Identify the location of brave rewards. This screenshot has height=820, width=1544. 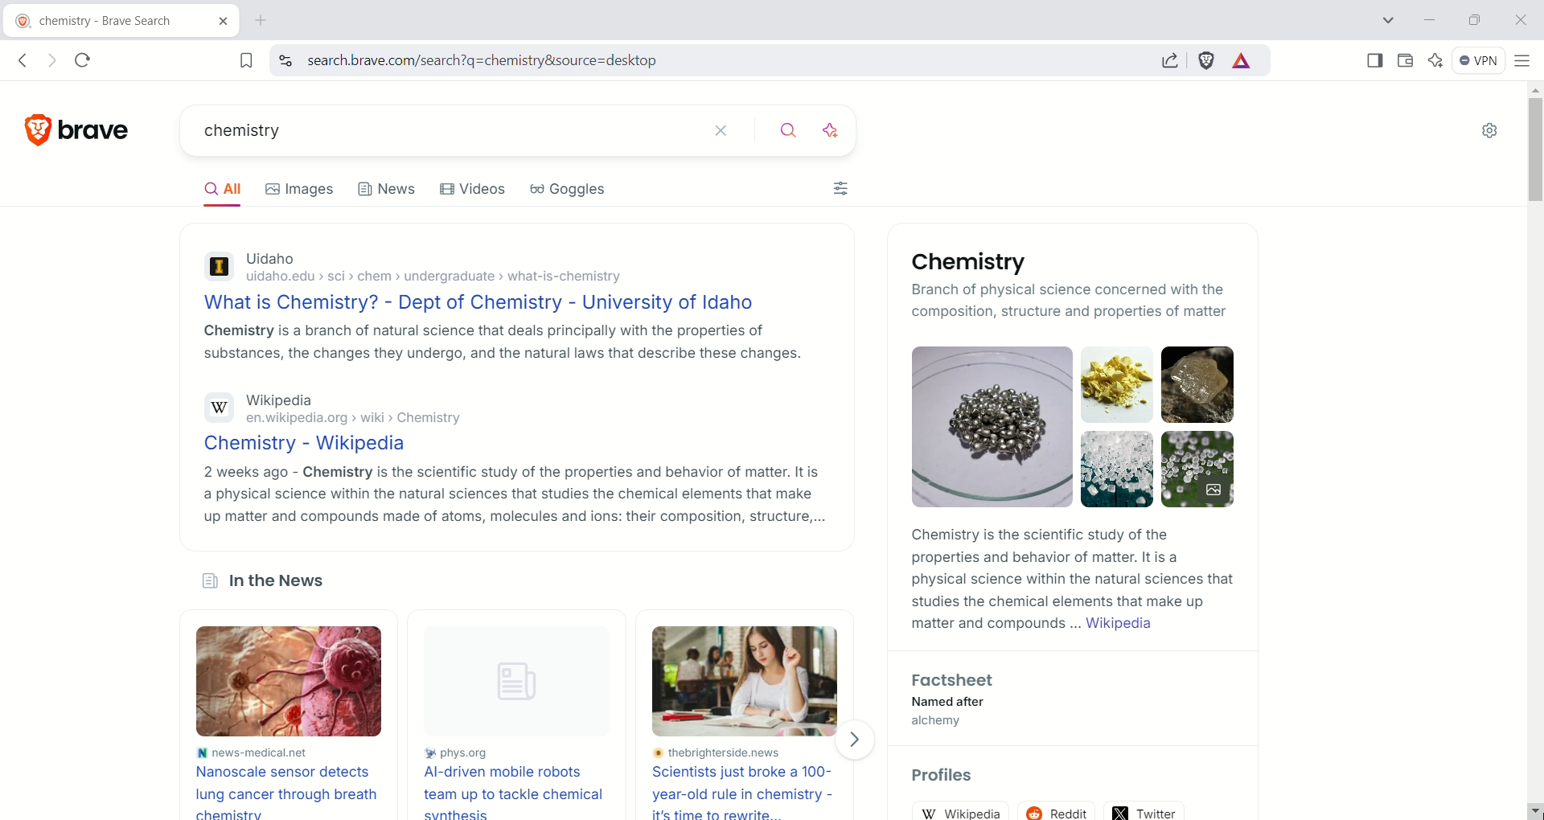
(1242, 62).